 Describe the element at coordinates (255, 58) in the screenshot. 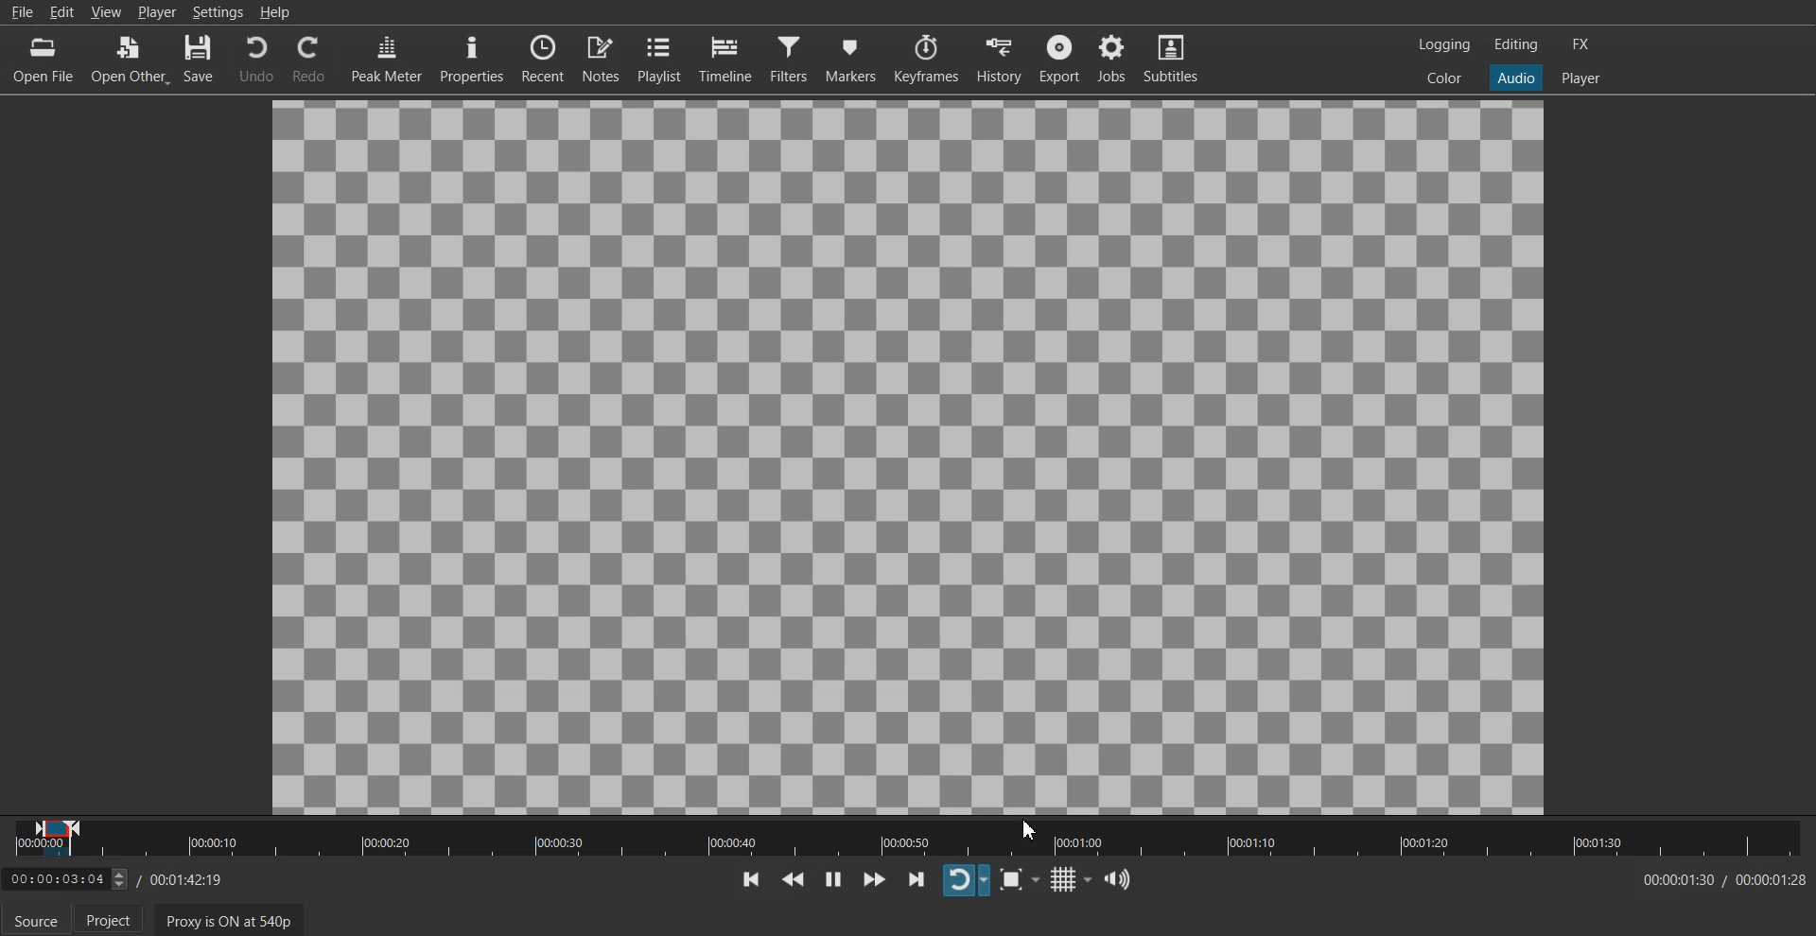

I see `Undo` at that location.